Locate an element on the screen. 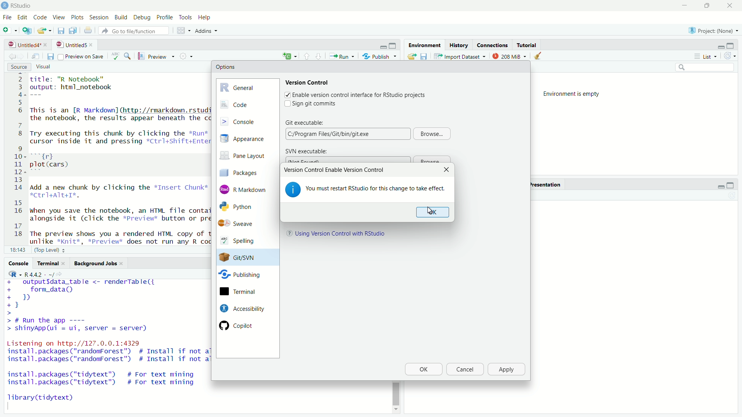 This screenshot has width=742, height=417. save all open documents is located at coordinates (74, 31).